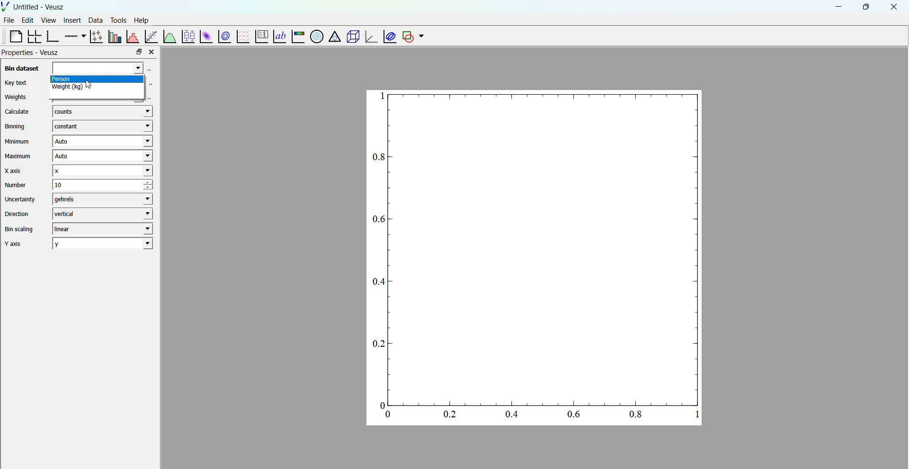 Image resolution: width=909 pixels, height=469 pixels. I want to click on maximize property bar, so click(139, 52).